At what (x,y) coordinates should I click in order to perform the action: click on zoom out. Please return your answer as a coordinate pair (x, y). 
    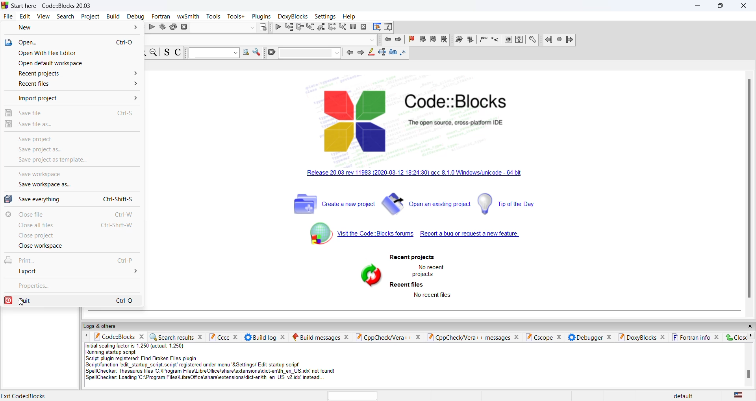
    Looking at the image, I should click on (154, 52).